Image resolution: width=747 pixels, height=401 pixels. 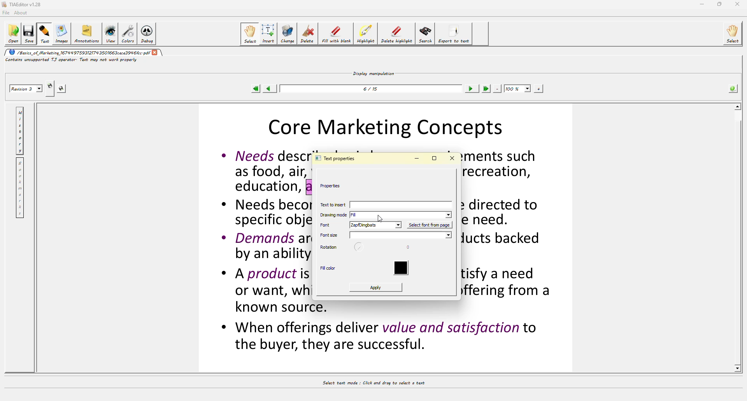 I want to click on rotation, so click(x=328, y=247).